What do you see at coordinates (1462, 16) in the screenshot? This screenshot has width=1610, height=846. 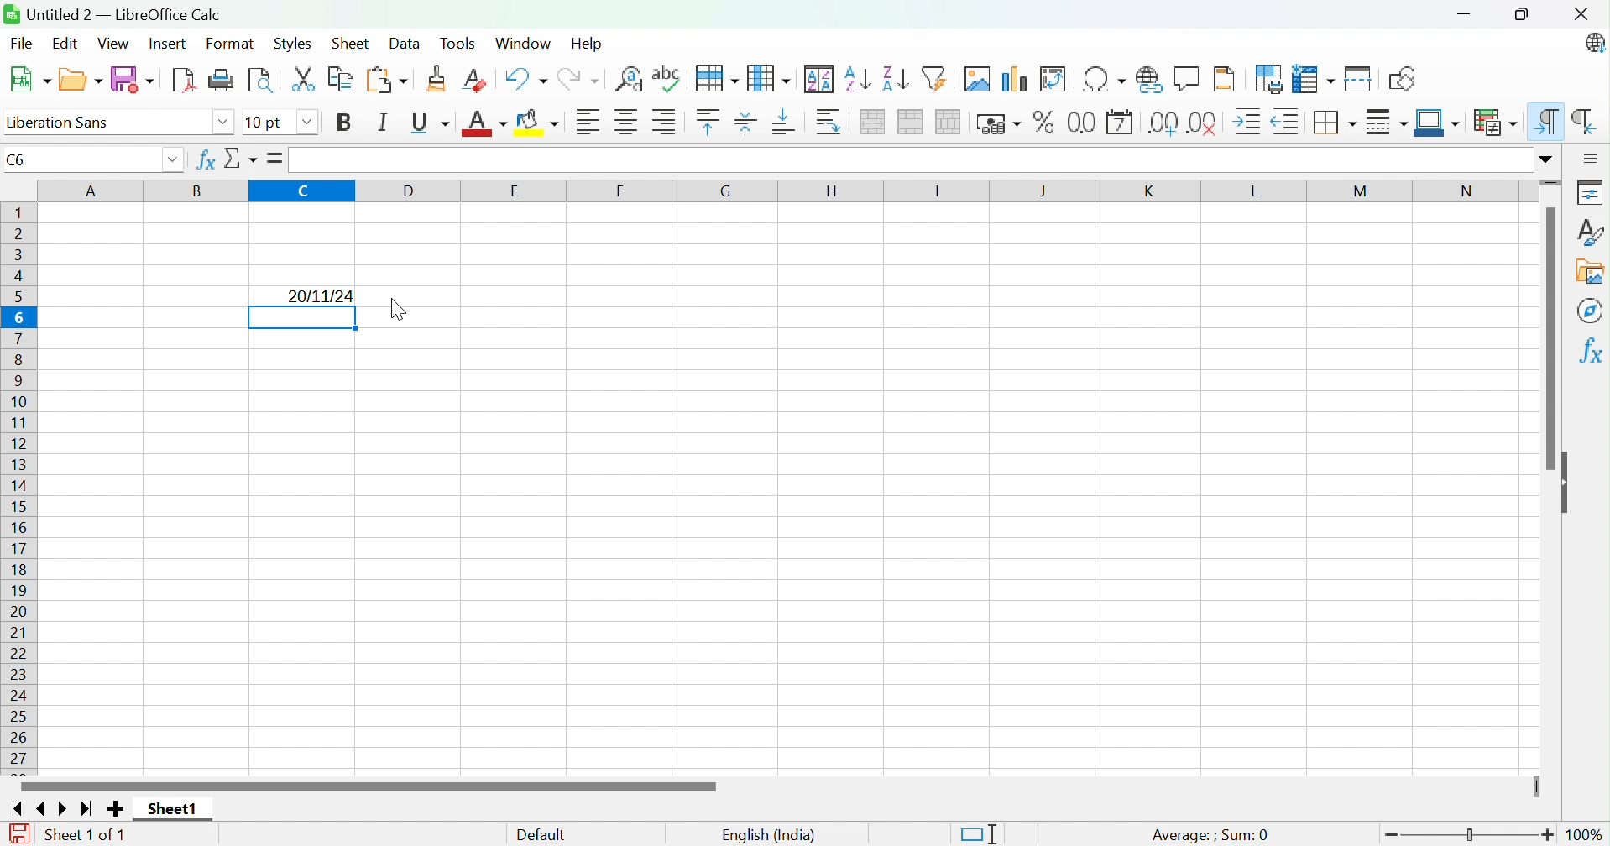 I see `Minimize` at bounding box center [1462, 16].